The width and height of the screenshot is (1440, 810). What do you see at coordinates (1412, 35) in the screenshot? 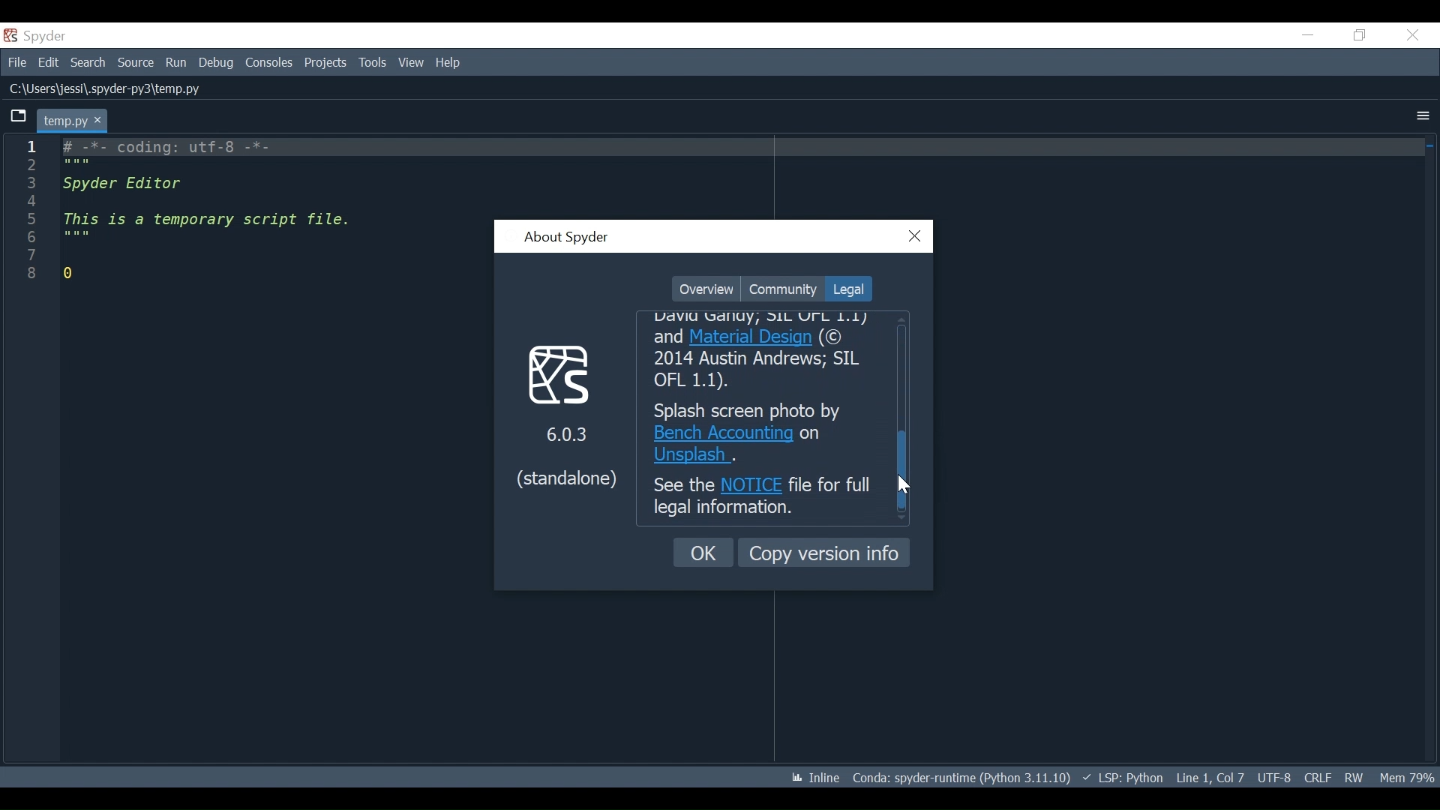
I see `Close` at bounding box center [1412, 35].